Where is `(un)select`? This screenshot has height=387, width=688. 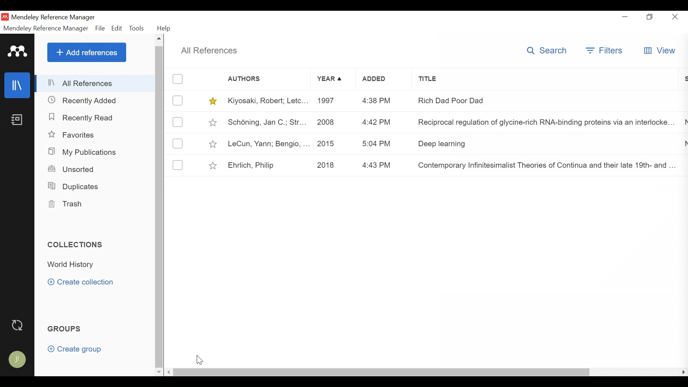
(un)select is located at coordinates (180, 122).